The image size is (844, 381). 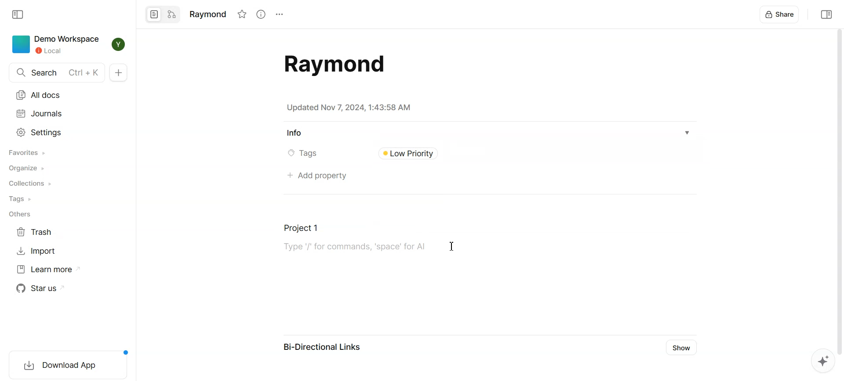 I want to click on Tag icon, so click(x=288, y=154).